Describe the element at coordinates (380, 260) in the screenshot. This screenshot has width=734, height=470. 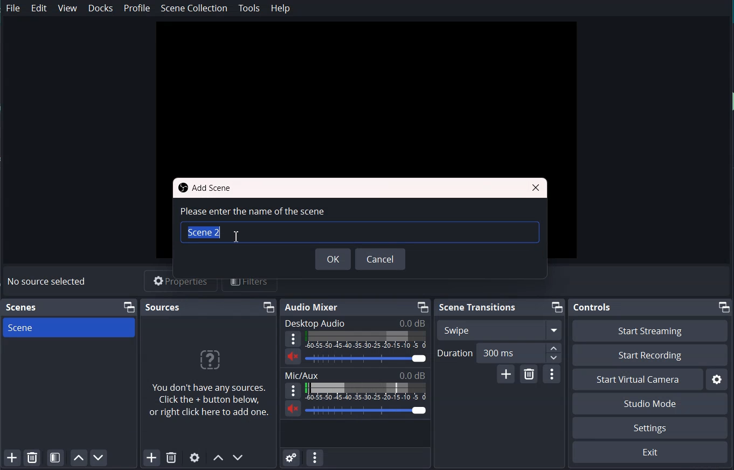
I see `Cancel` at that location.